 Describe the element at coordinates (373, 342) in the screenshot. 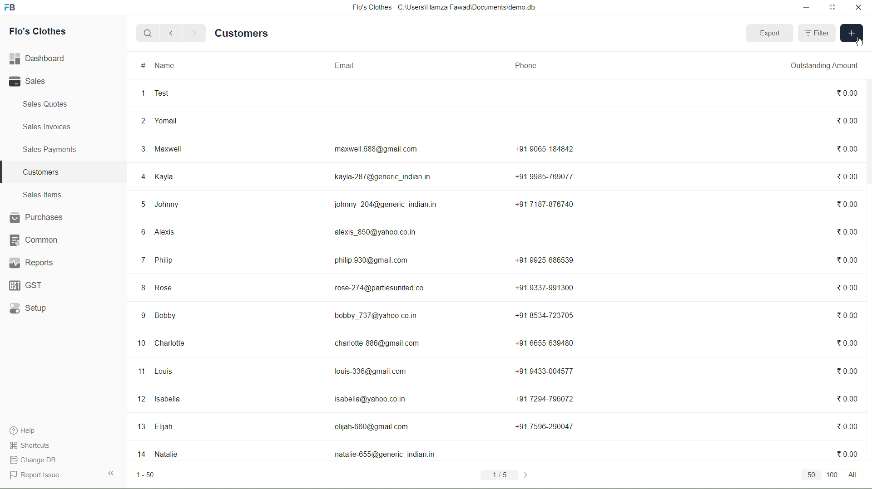

I see `charlotte-886@gmail. com` at that location.